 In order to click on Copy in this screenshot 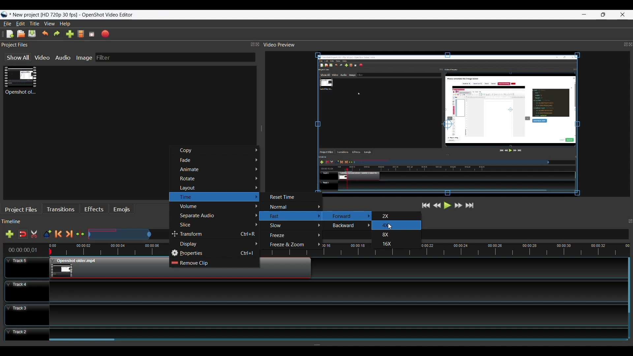, I will do `click(218, 151)`.